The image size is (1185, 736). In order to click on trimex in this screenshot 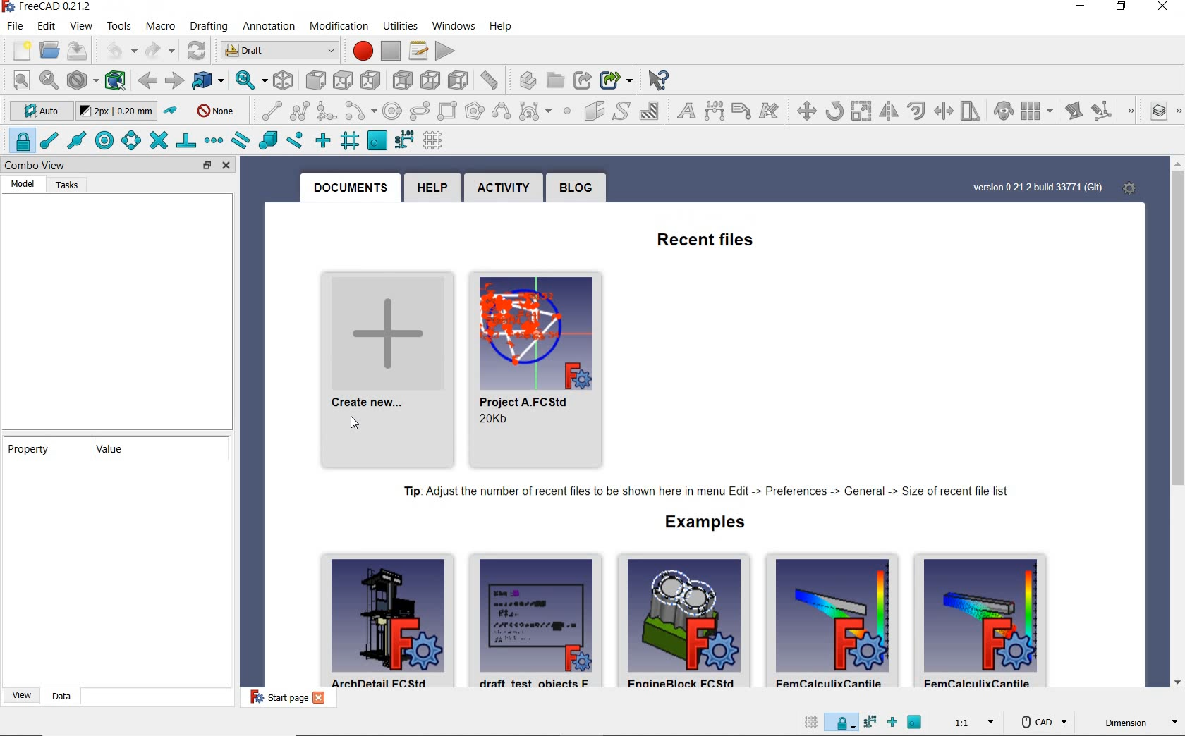, I will do `click(802, 111)`.